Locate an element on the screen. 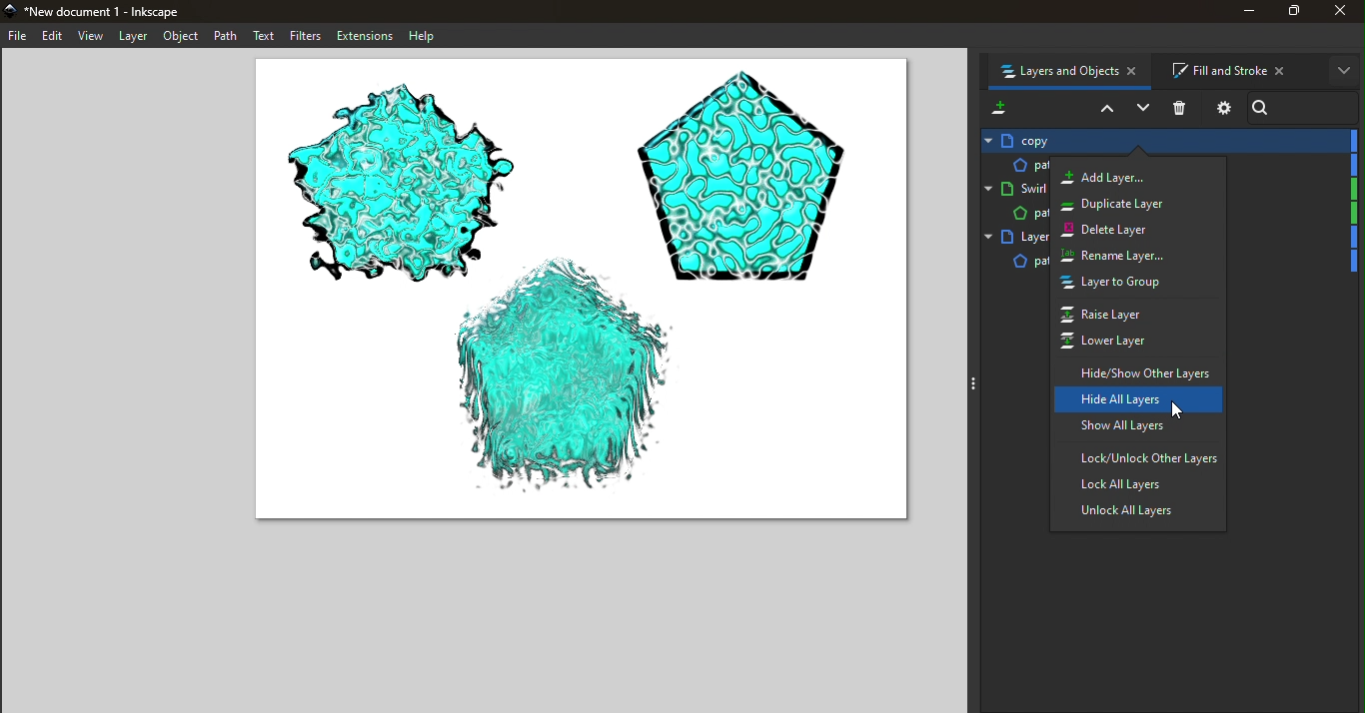 The height and width of the screenshot is (713, 1365). Canvas is located at coordinates (579, 293).